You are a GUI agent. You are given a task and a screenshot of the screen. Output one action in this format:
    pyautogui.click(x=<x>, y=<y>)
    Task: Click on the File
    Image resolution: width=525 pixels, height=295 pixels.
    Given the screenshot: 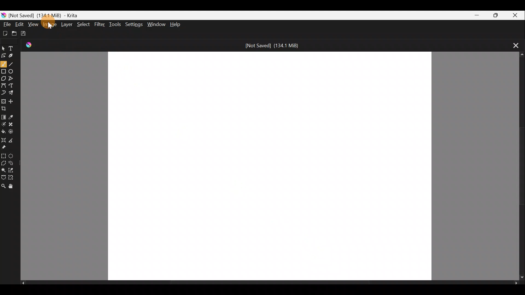 What is the action you would take?
    pyautogui.click(x=5, y=23)
    